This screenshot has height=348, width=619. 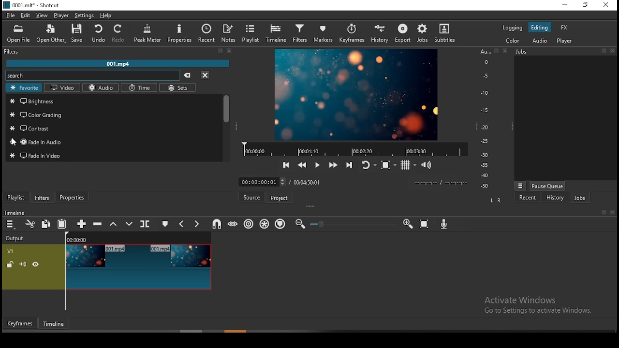 What do you see at coordinates (30, 224) in the screenshot?
I see `cut` at bounding box center [30, 224].